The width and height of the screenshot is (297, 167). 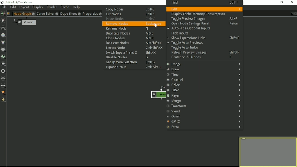 I want to click on Float pane, so click(x=292, y=14).